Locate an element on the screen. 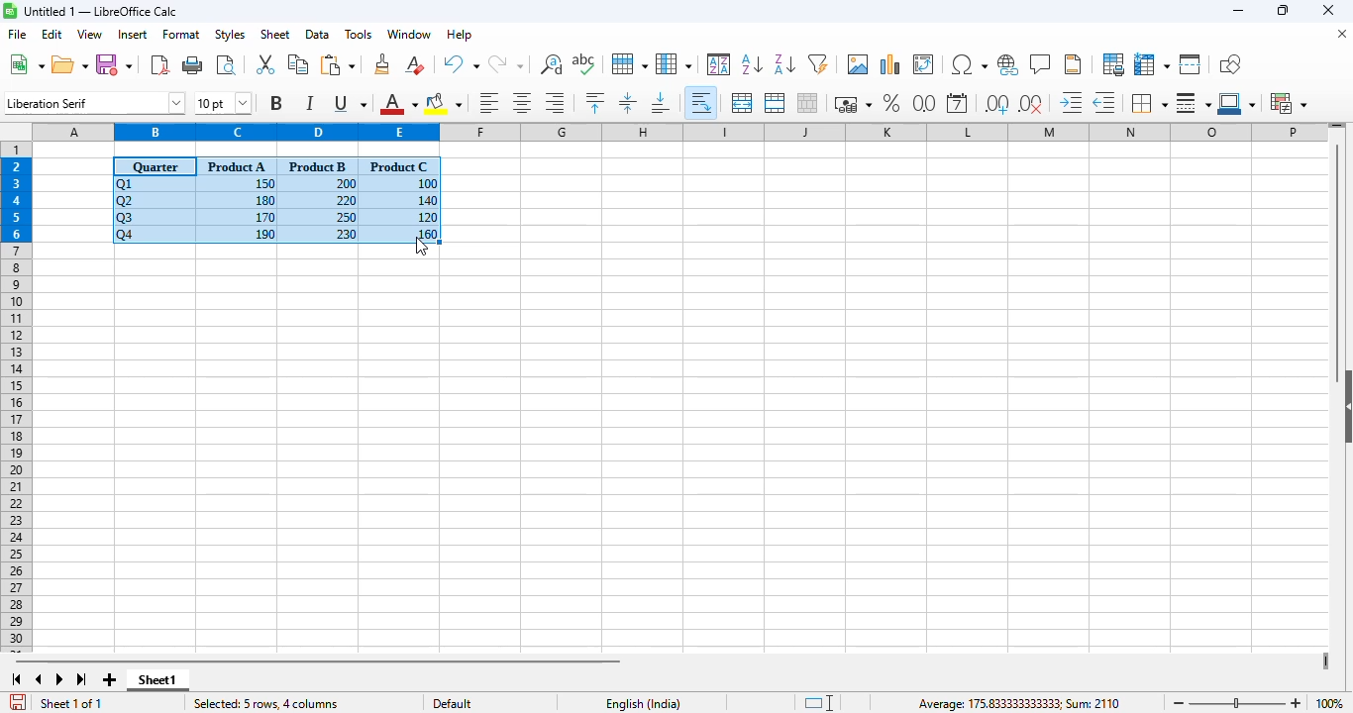 The width and height of the screenshot is (1353, 713). border color is located at coordinates (1239, 103).